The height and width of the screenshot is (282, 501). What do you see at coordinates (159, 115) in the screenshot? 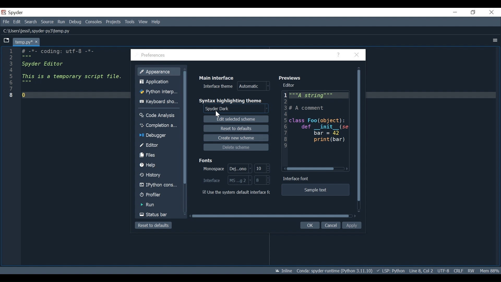
I see `Code Analysis` at bounding box center [159, 115].